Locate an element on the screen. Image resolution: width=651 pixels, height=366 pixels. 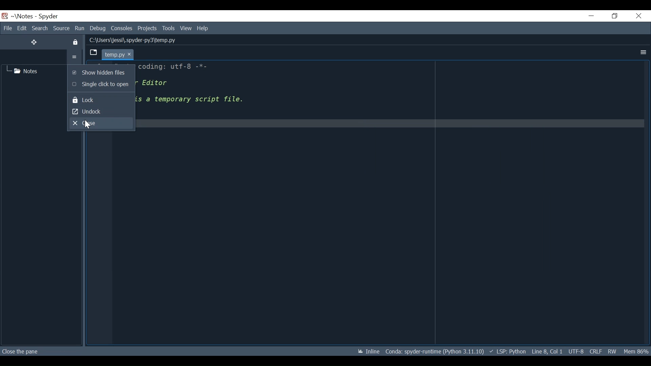
UTF-8 is located at coordinates (575, 352).